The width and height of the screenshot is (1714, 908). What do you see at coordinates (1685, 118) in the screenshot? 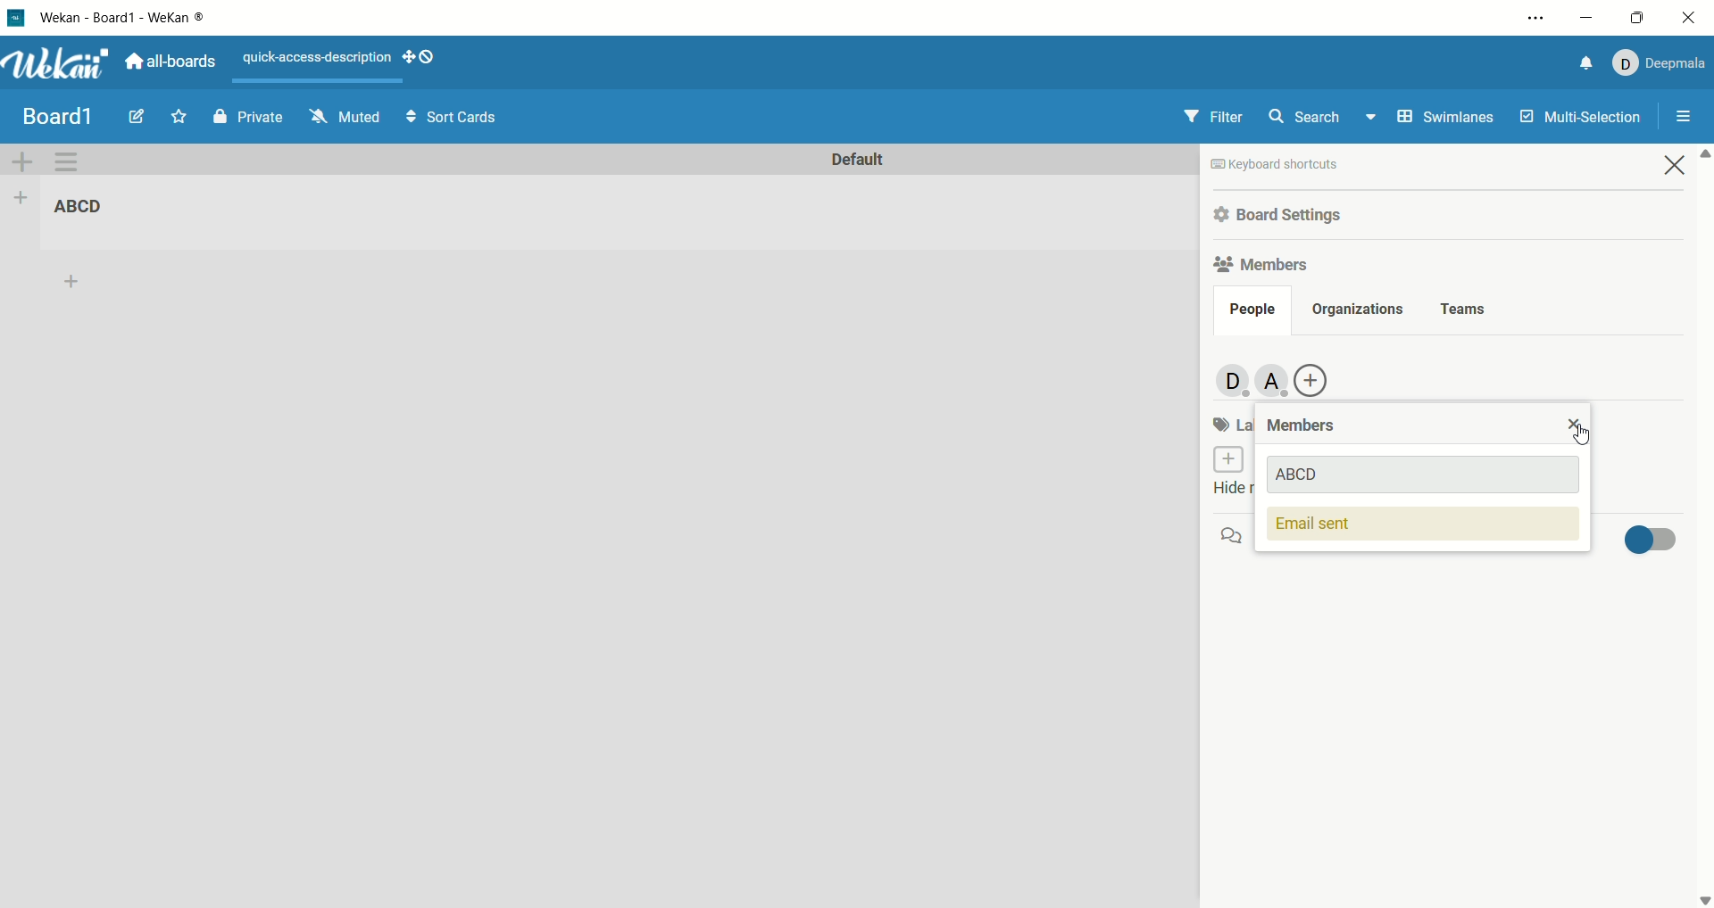
I see `open/close sidebar` at bounding box center [1685, 118].